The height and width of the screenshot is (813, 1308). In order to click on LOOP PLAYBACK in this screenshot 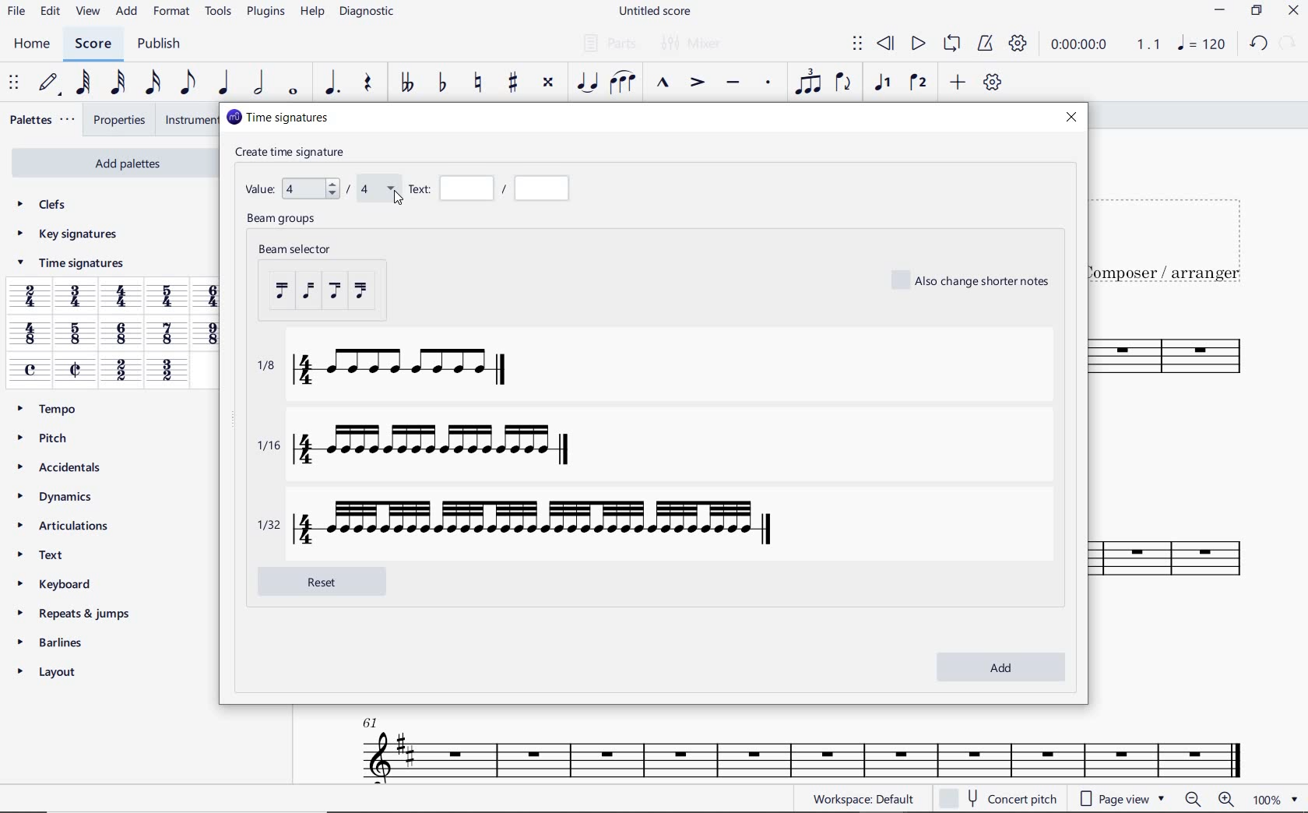, I will do `click(951, 44)`.